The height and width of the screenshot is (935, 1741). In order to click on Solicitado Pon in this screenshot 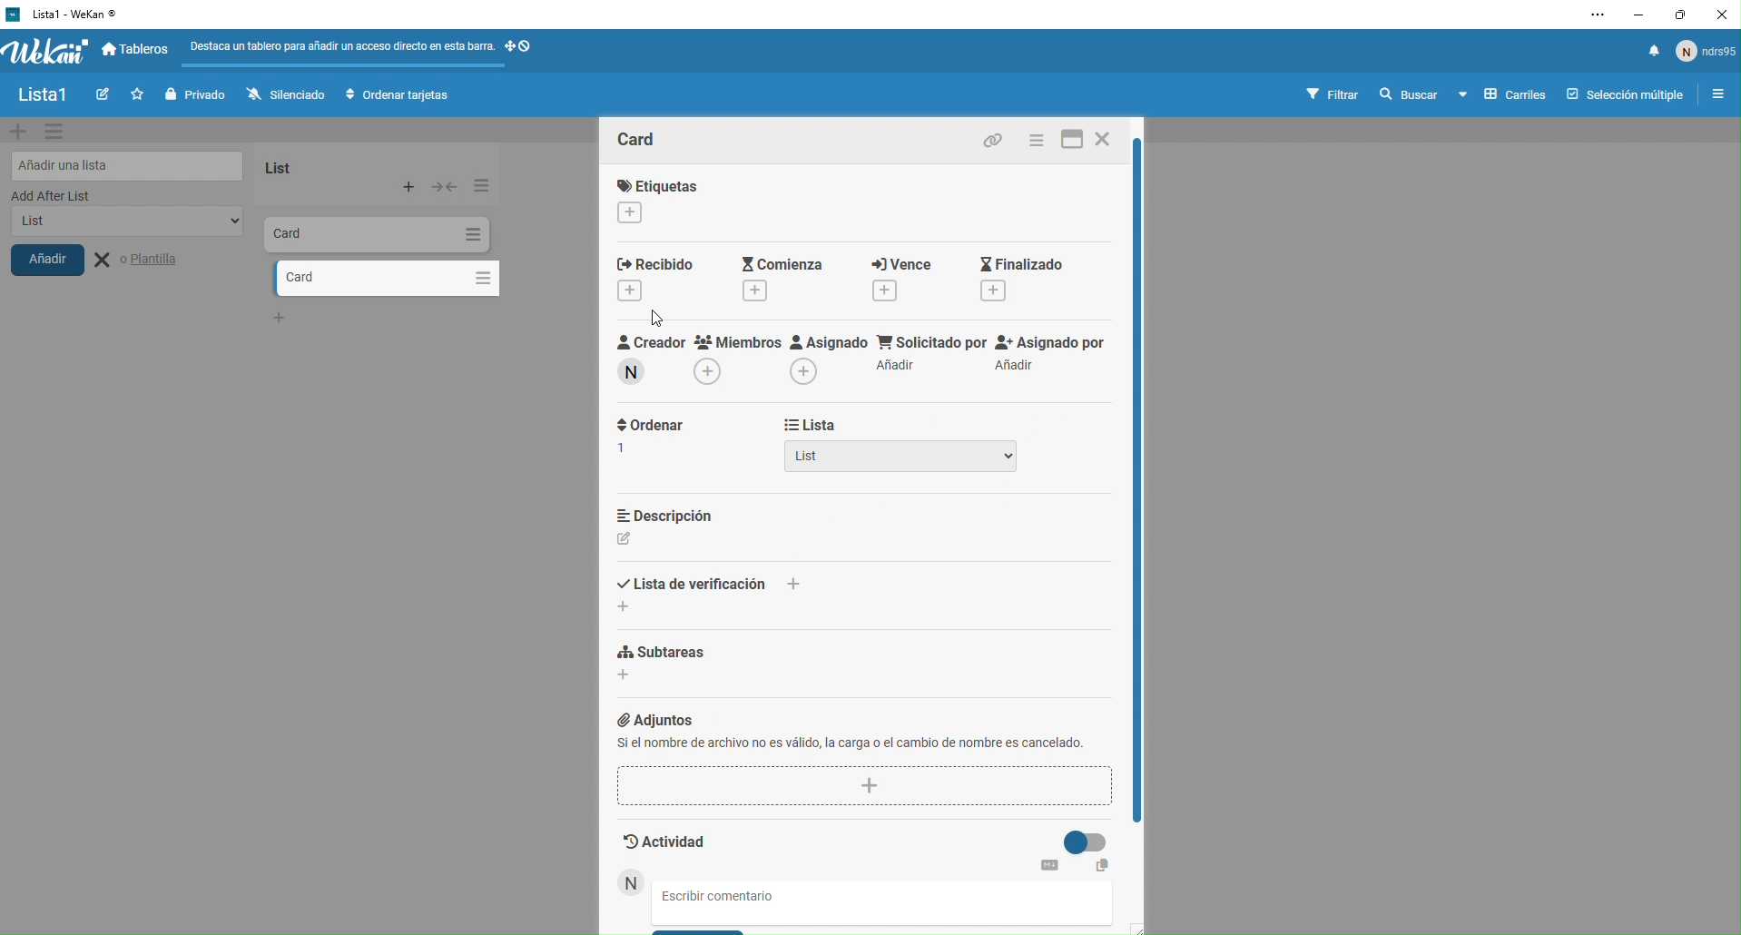, I will do `click(930, 356)`.